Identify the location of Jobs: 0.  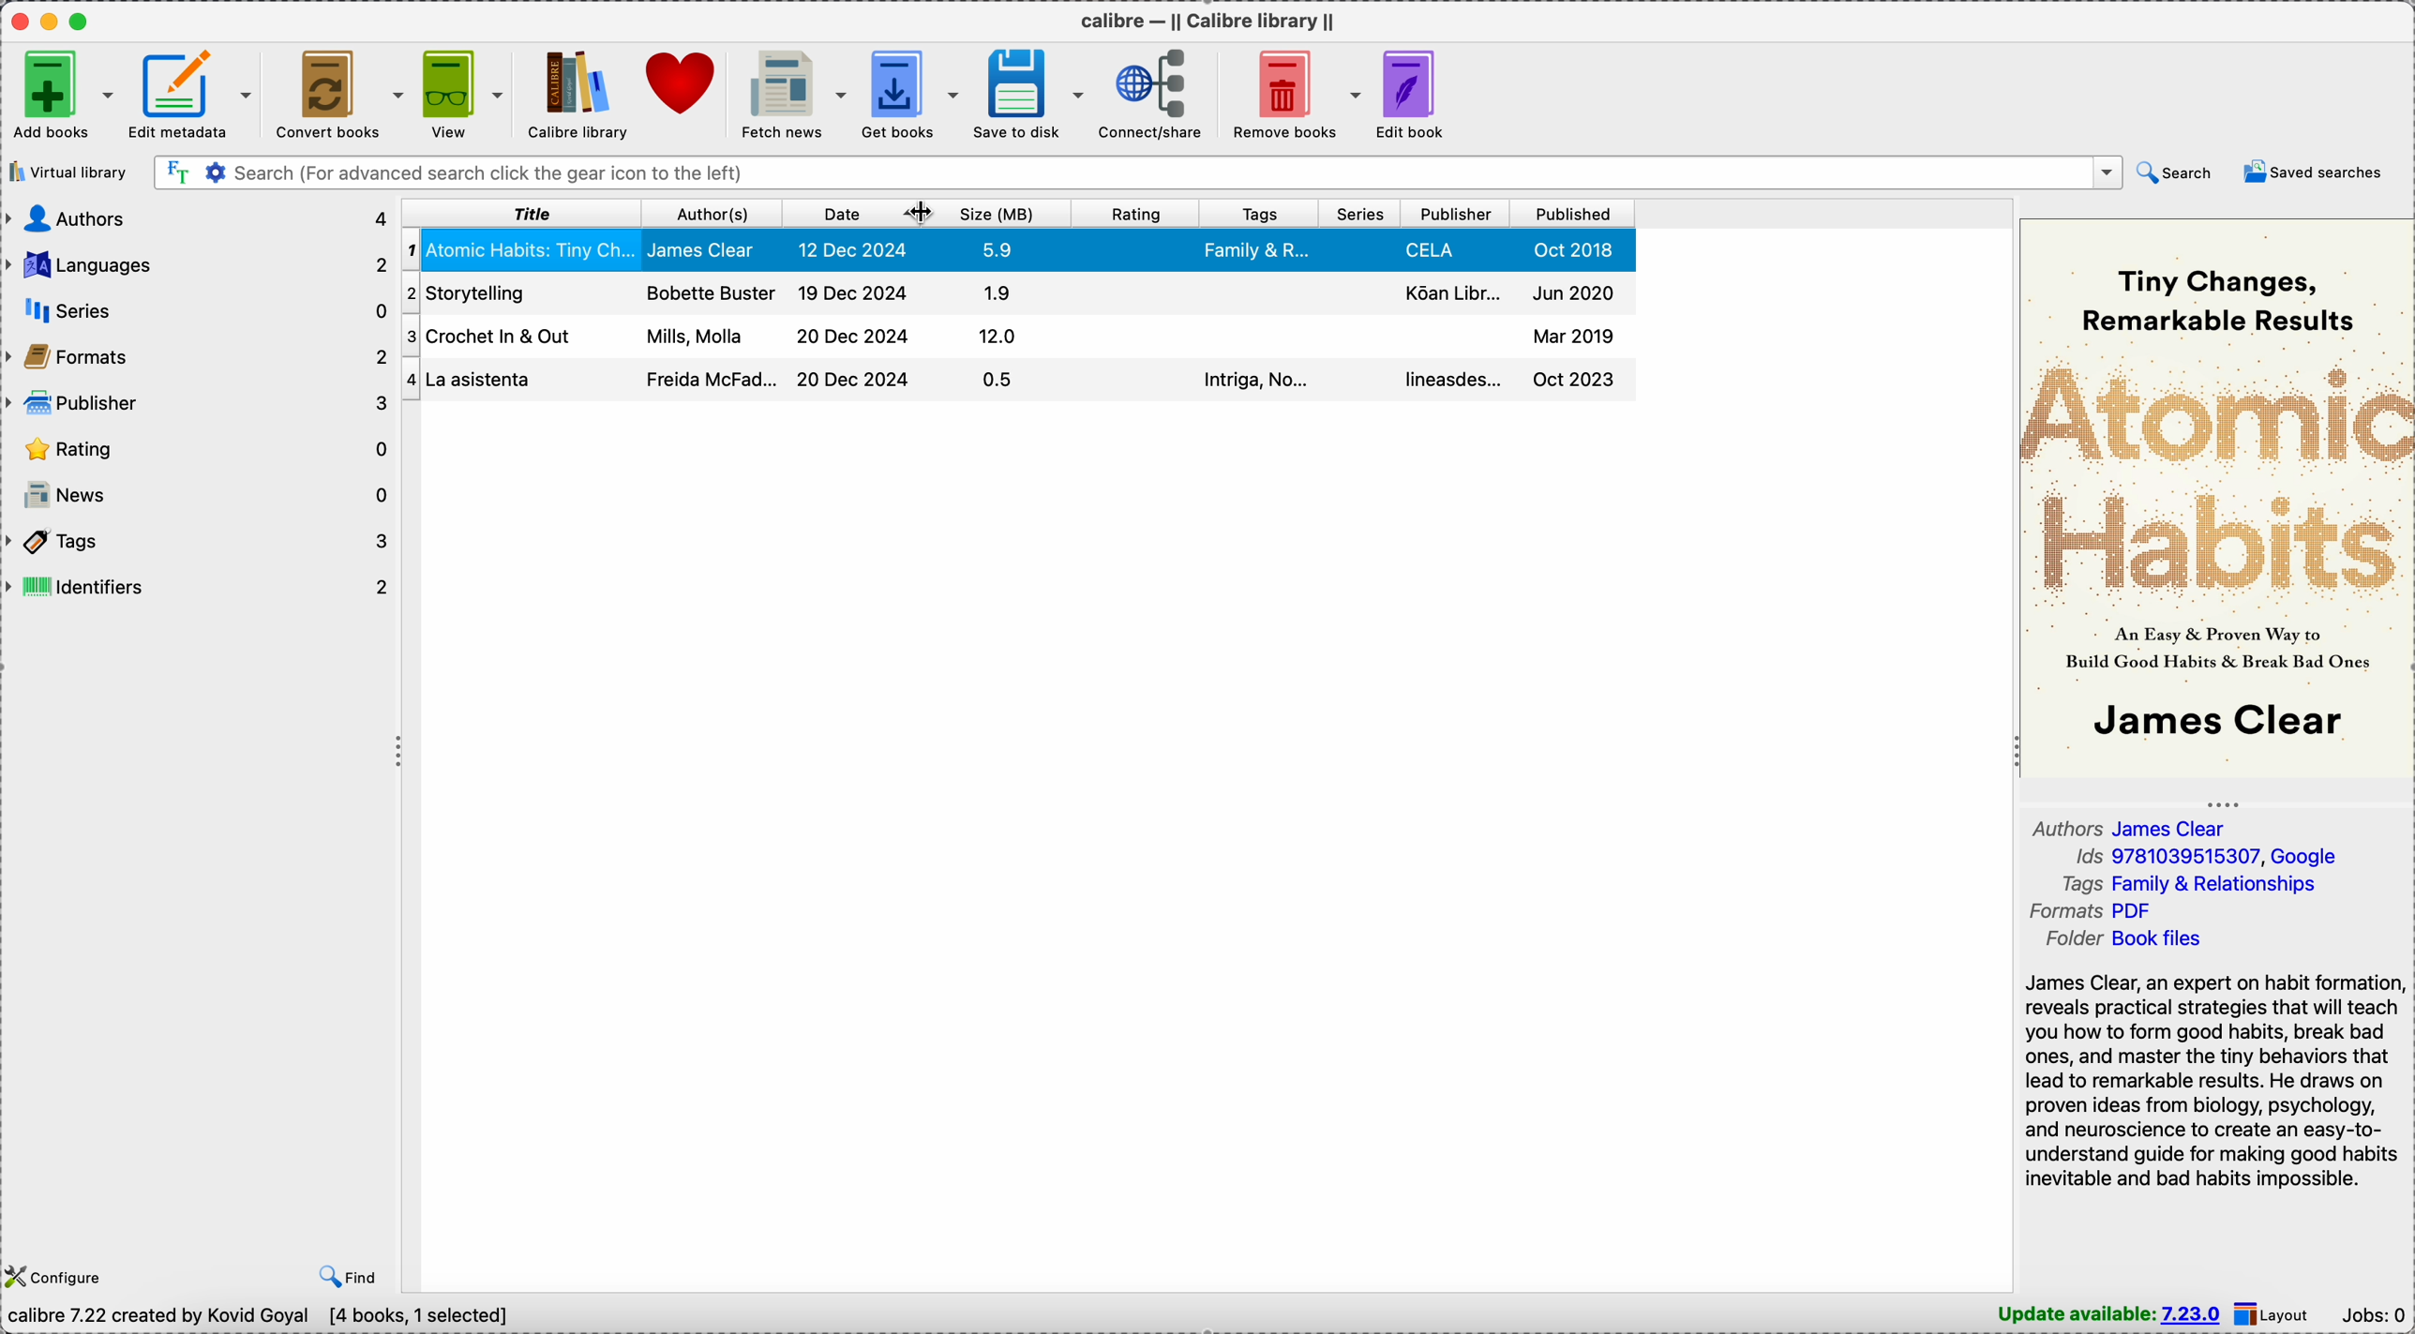
(2373, 1314).